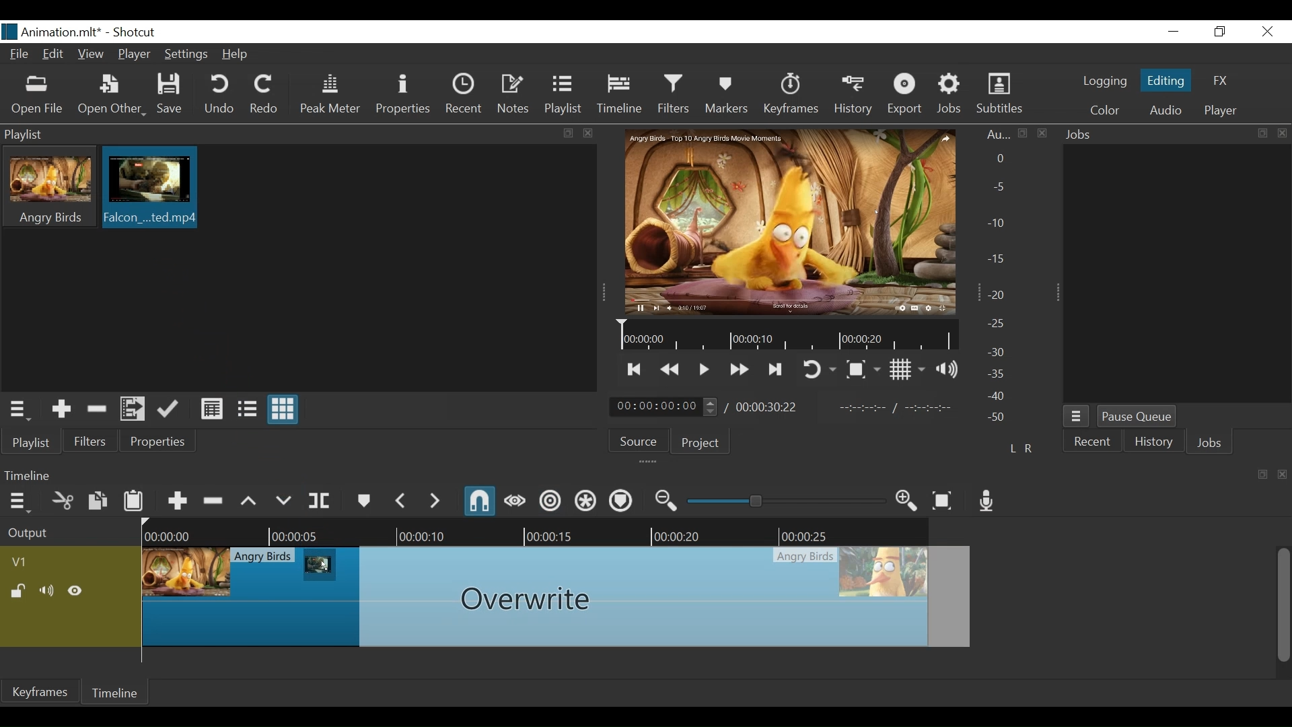 Image resolution: width=1292 pixels, height=727 pixels. Describe the element at coordinates (621, 501) in the screenshot. I see `Ripple Markers` at that location.